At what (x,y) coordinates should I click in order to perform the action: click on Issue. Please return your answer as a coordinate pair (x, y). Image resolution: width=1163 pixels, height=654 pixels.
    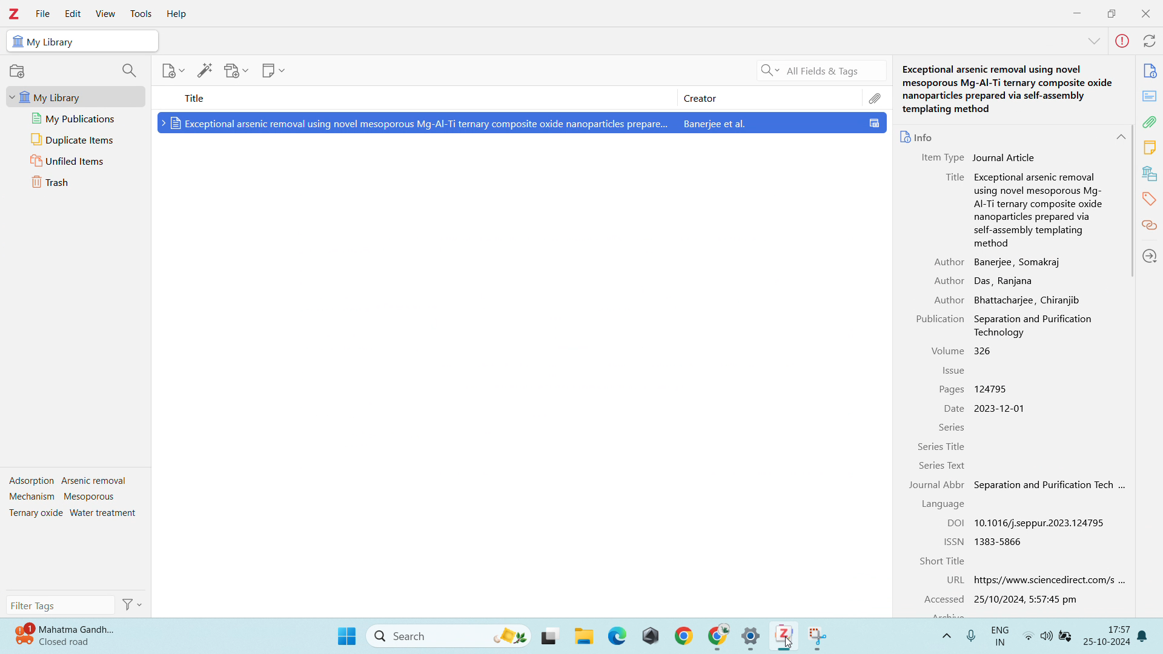
    Looking at the image, I should click on (956, 371).